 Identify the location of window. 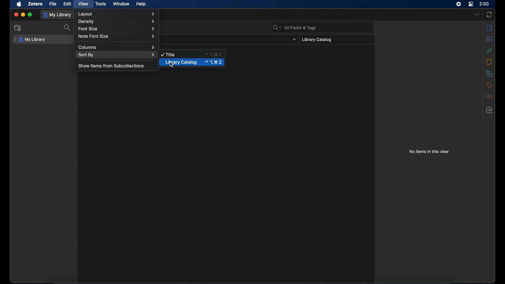
(121, 4).